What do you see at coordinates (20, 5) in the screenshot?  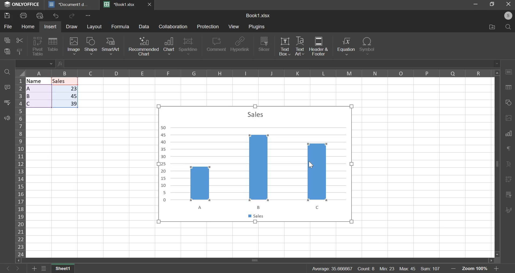 I see `ONLYOFFICE` at bounding box center [20, 5].